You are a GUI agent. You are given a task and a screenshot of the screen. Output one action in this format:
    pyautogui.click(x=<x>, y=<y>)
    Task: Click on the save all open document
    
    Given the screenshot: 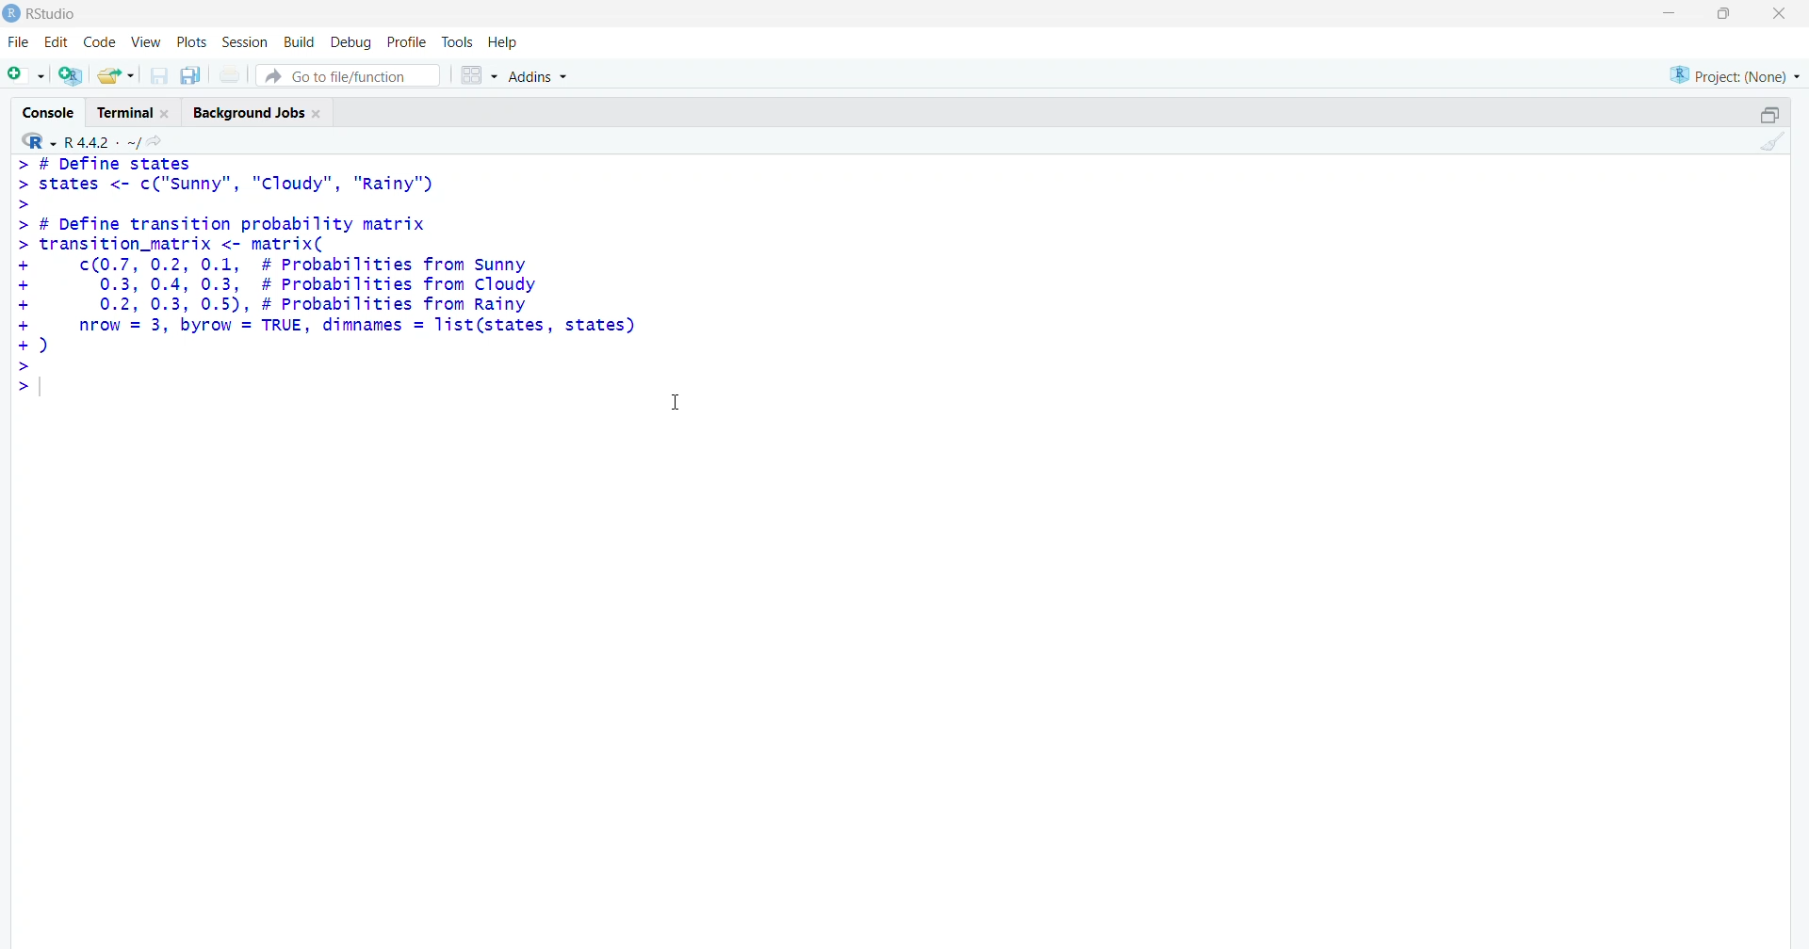 What is the action you would take?
    pyautogui.click(x=189, y=76)
    